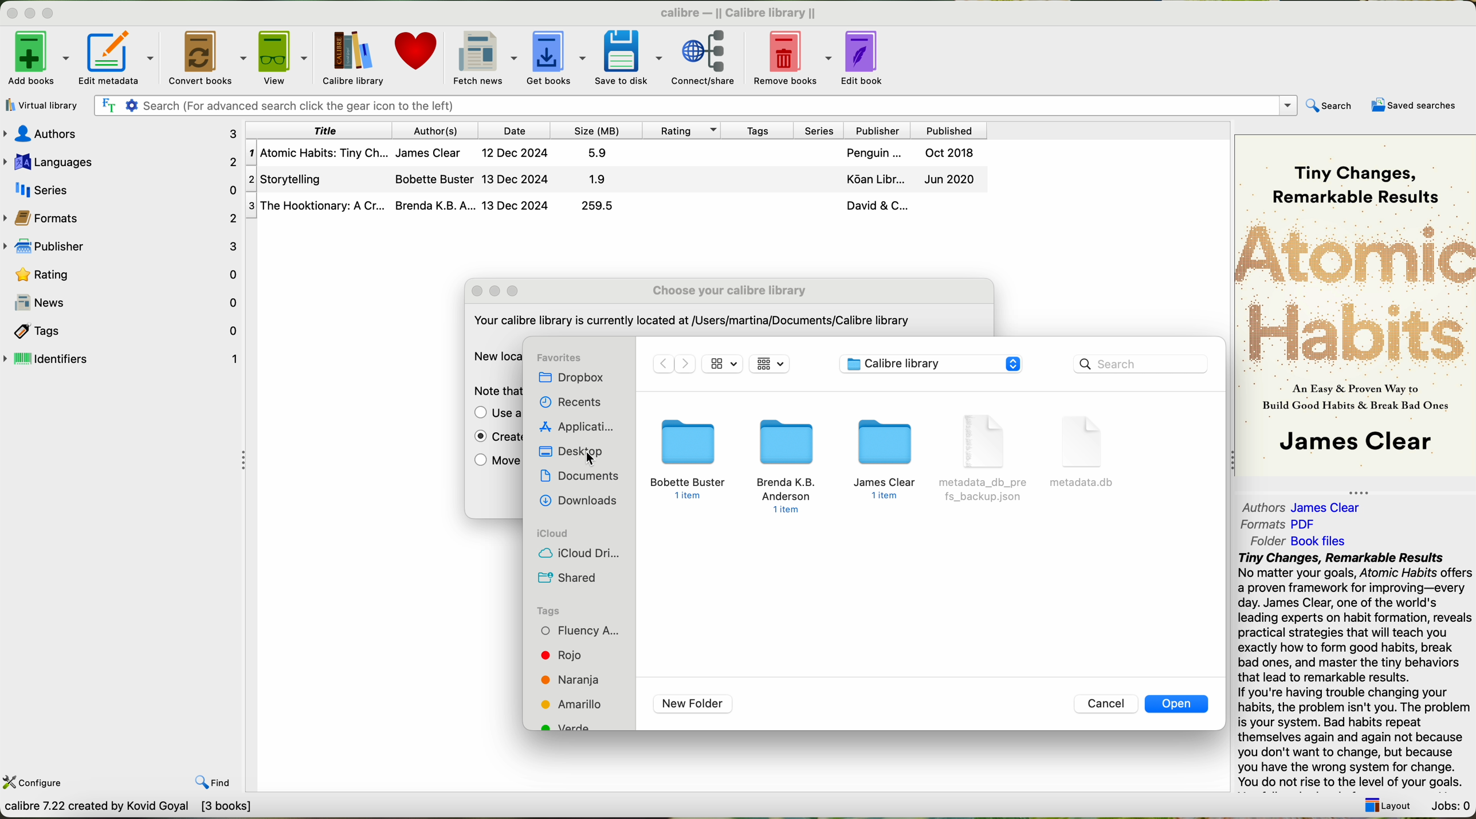 This screenshot has height=819, width=1476. What do you see at coordinates (679, 130) in the screenshot?
I see `rating` at bounding box center [679, 130].